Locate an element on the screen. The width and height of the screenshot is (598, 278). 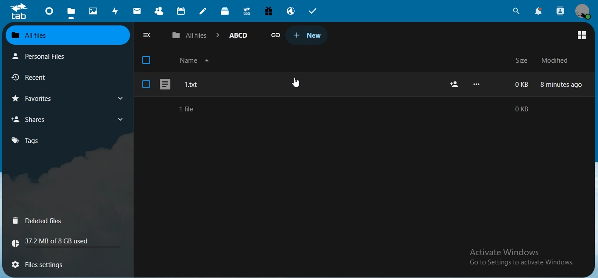
more options is located at coordinates (478, 84).